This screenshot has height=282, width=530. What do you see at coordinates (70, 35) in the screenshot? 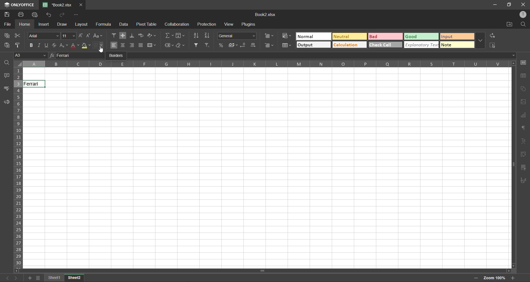
I see `font size` at bounding box center [70, 35].